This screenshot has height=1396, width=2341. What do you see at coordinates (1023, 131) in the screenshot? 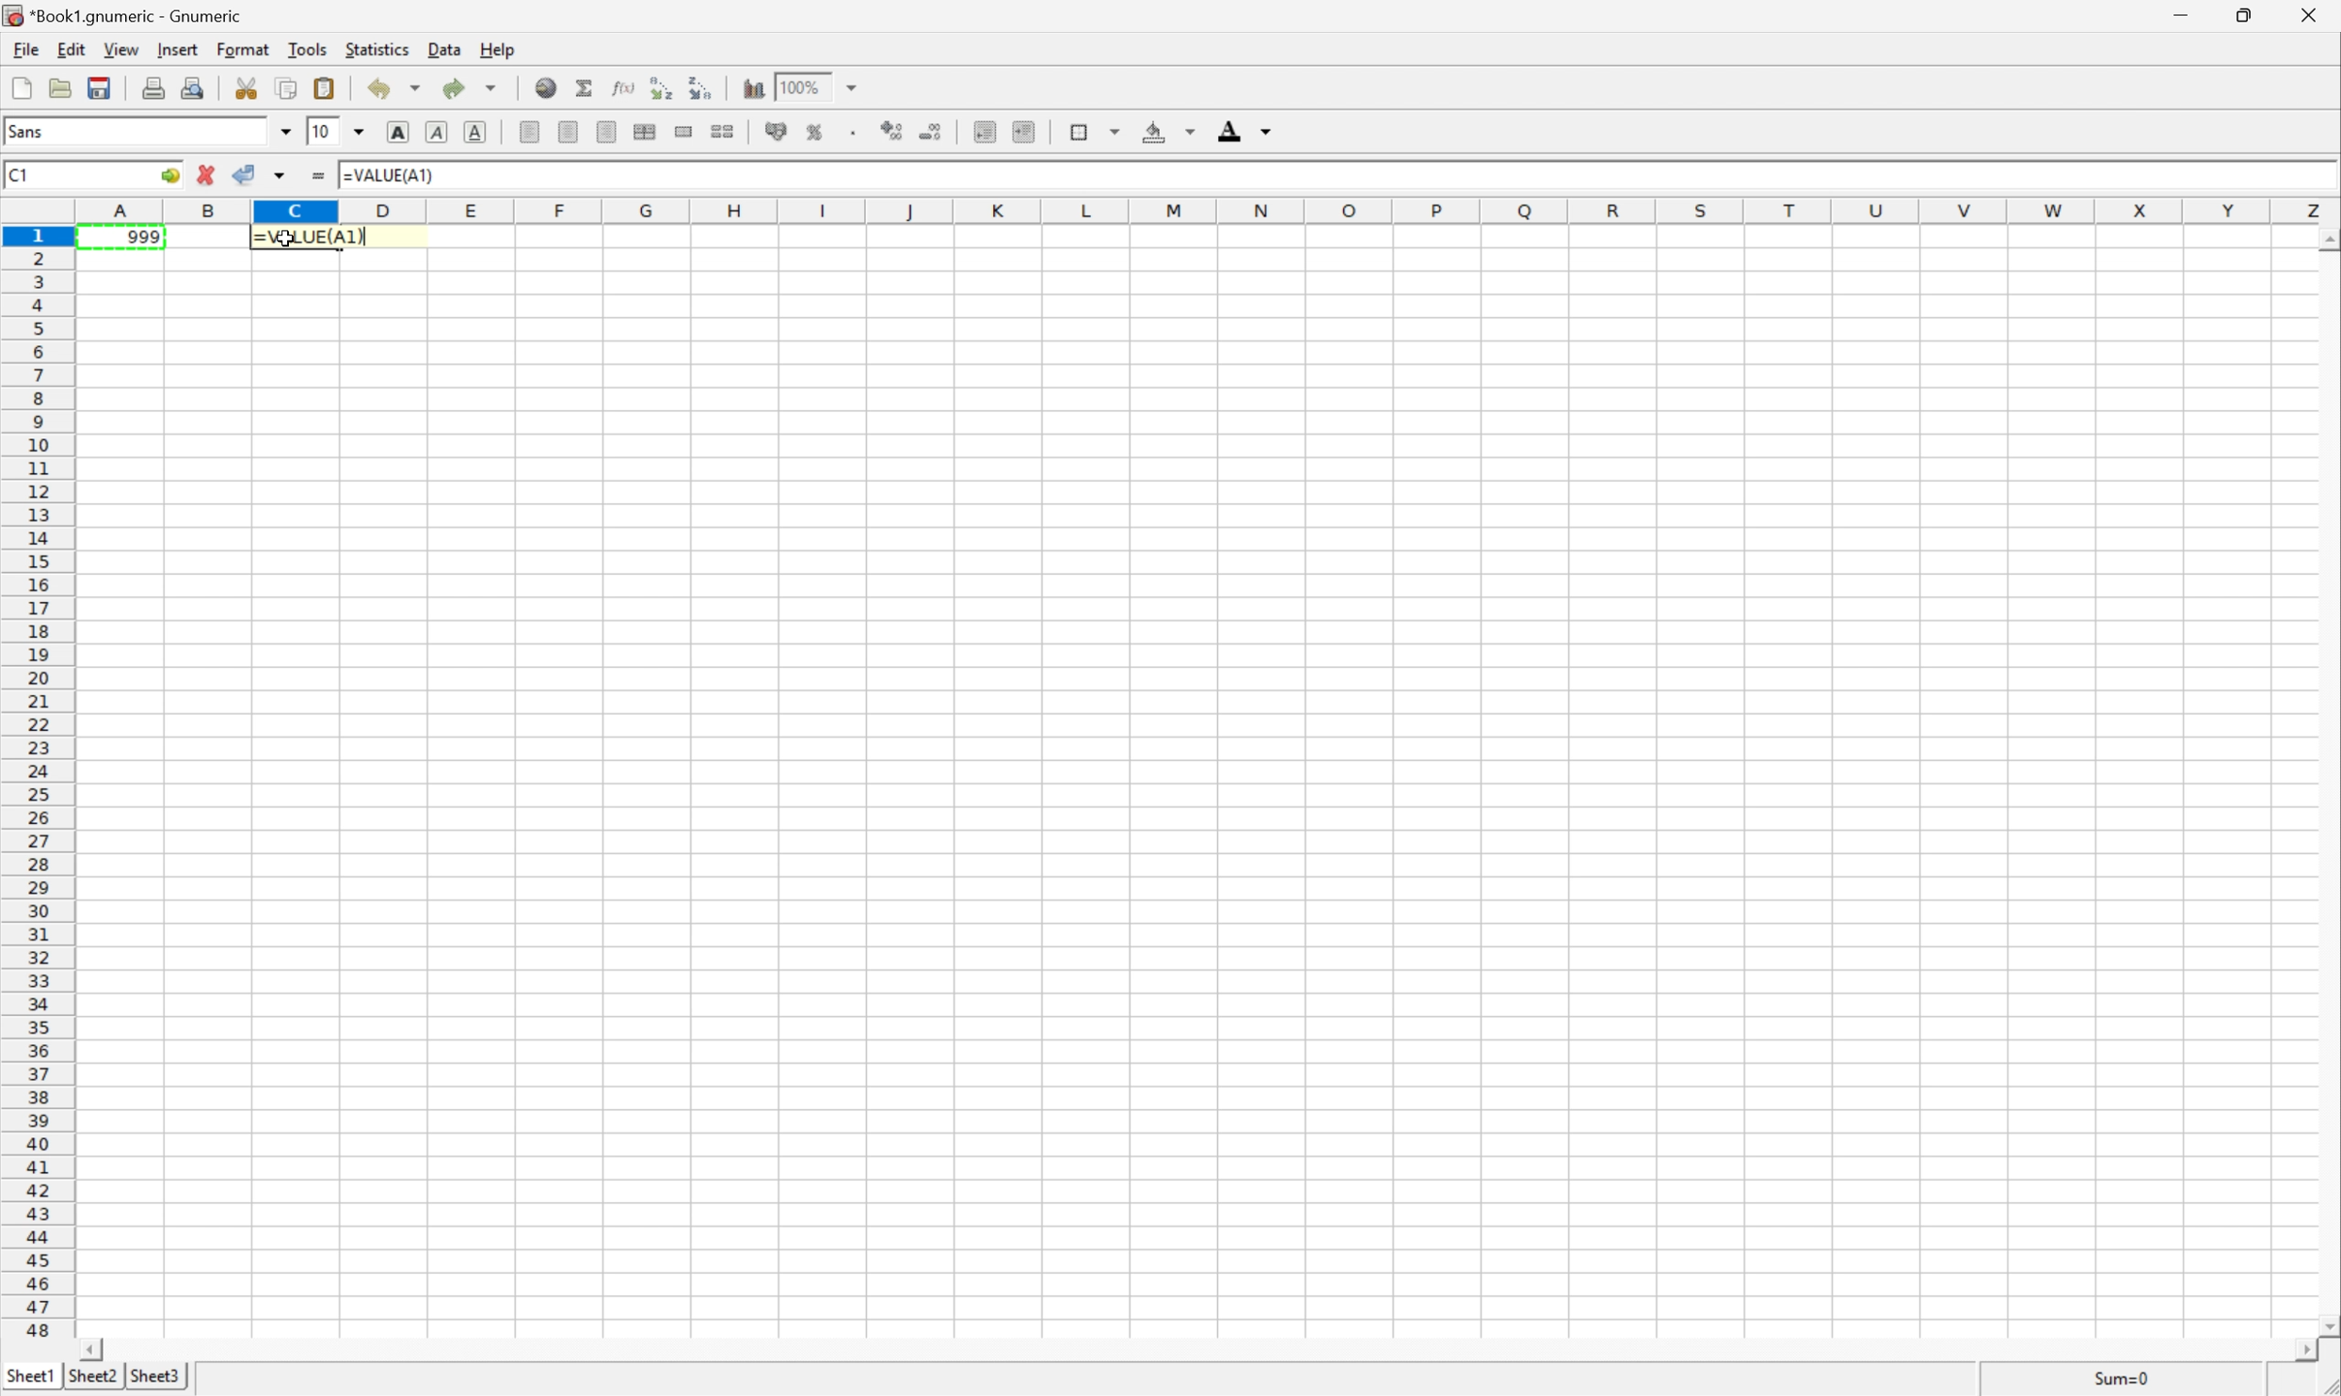
I see `increase indent` at bounding box center [1023, 131].